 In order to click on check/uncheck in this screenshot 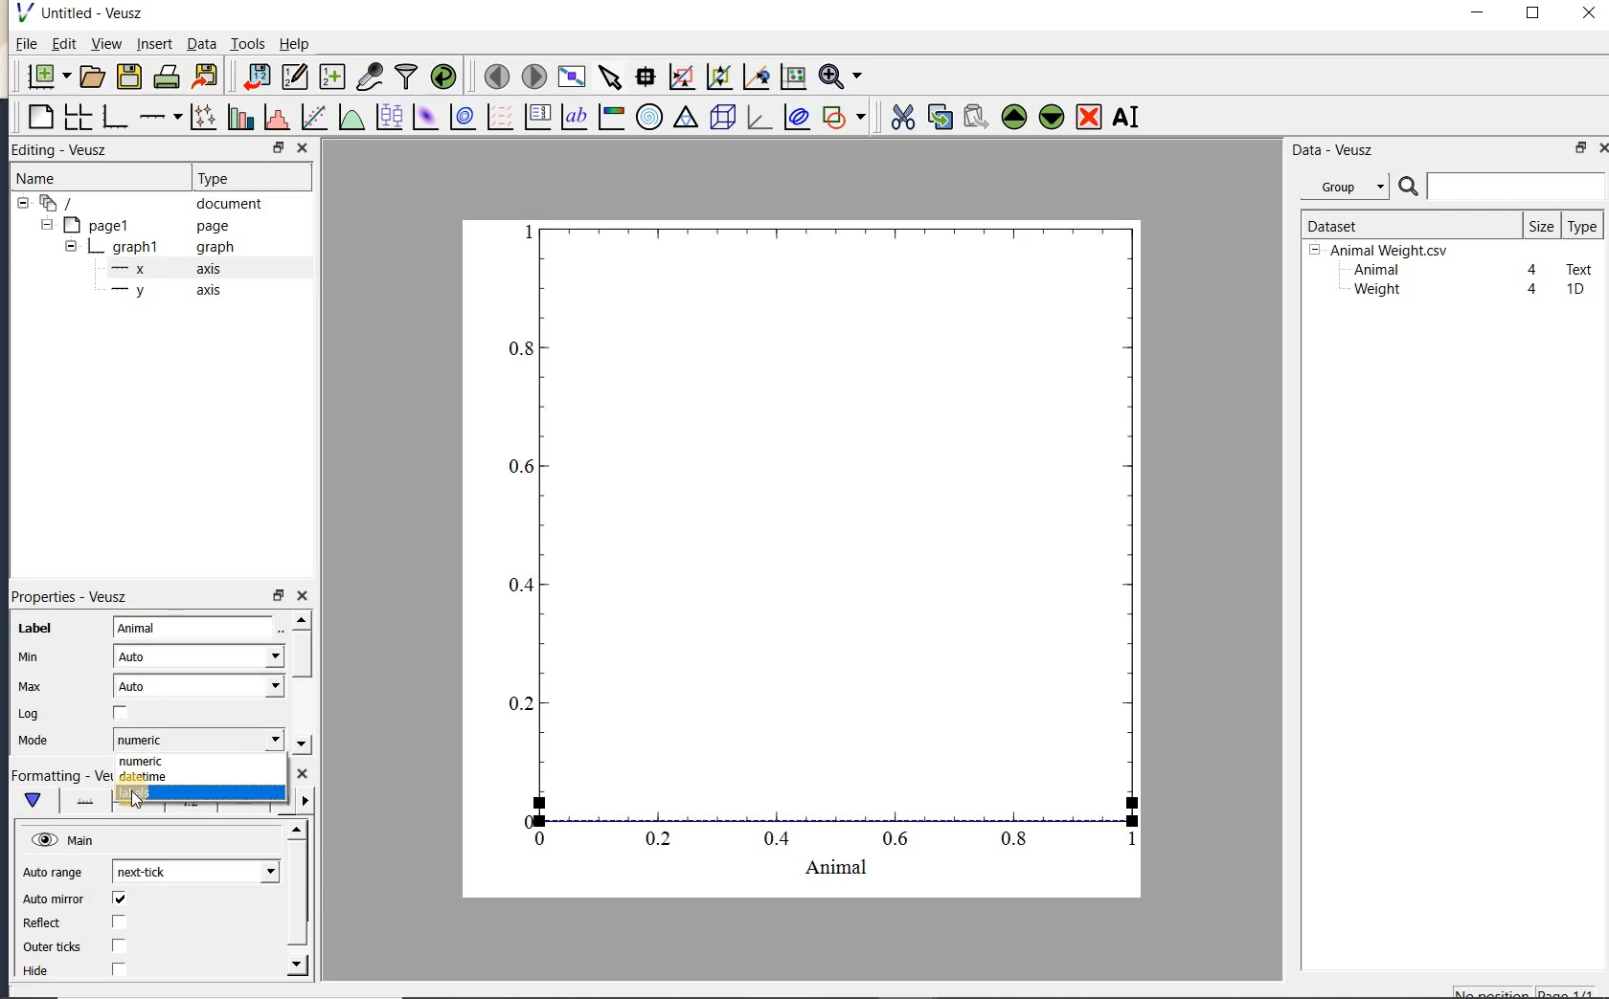, I will do `click(119, 899)`.